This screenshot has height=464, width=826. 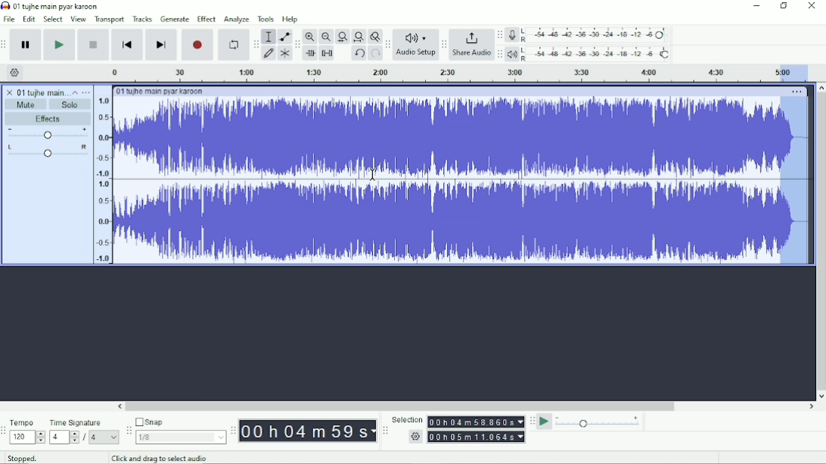 What do you see at coordinates (182, 437) in the screenshot?
I see `1/8` at bounding box center [182, 437].